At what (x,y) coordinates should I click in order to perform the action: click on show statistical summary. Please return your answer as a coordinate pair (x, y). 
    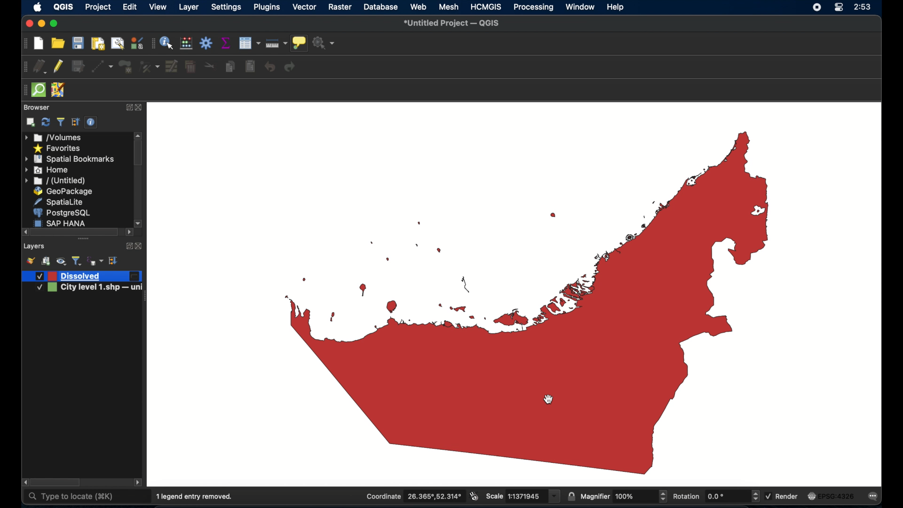
    Looking at the image, I should click on (226, 43).